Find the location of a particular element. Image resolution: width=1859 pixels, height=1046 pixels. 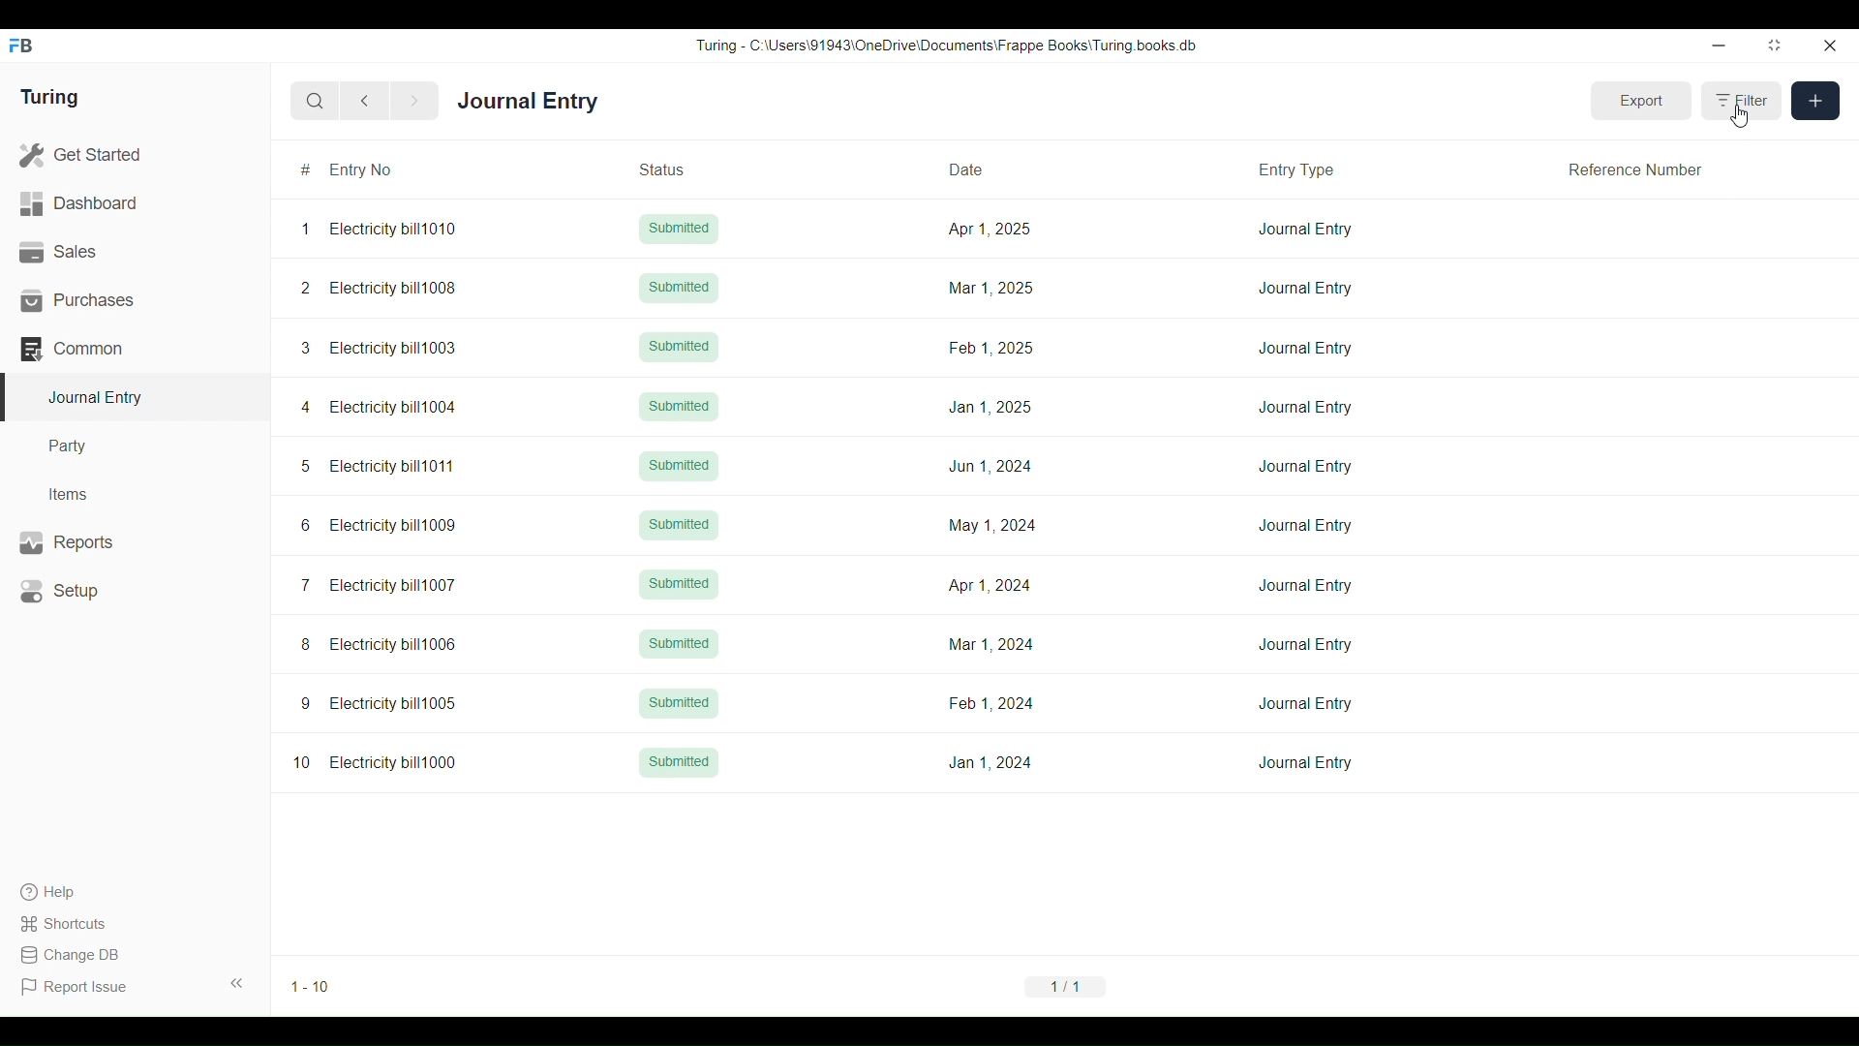

7 Electricity bill1007 is located at coordinates (378, 585).